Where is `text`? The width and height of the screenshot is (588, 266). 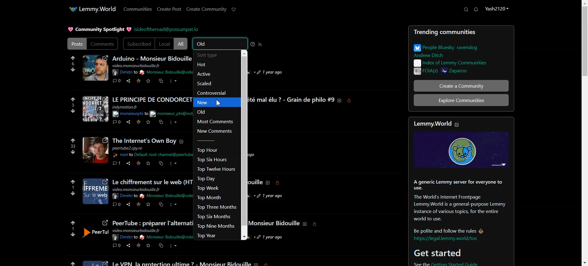 text is located at coordinates (293, 100).